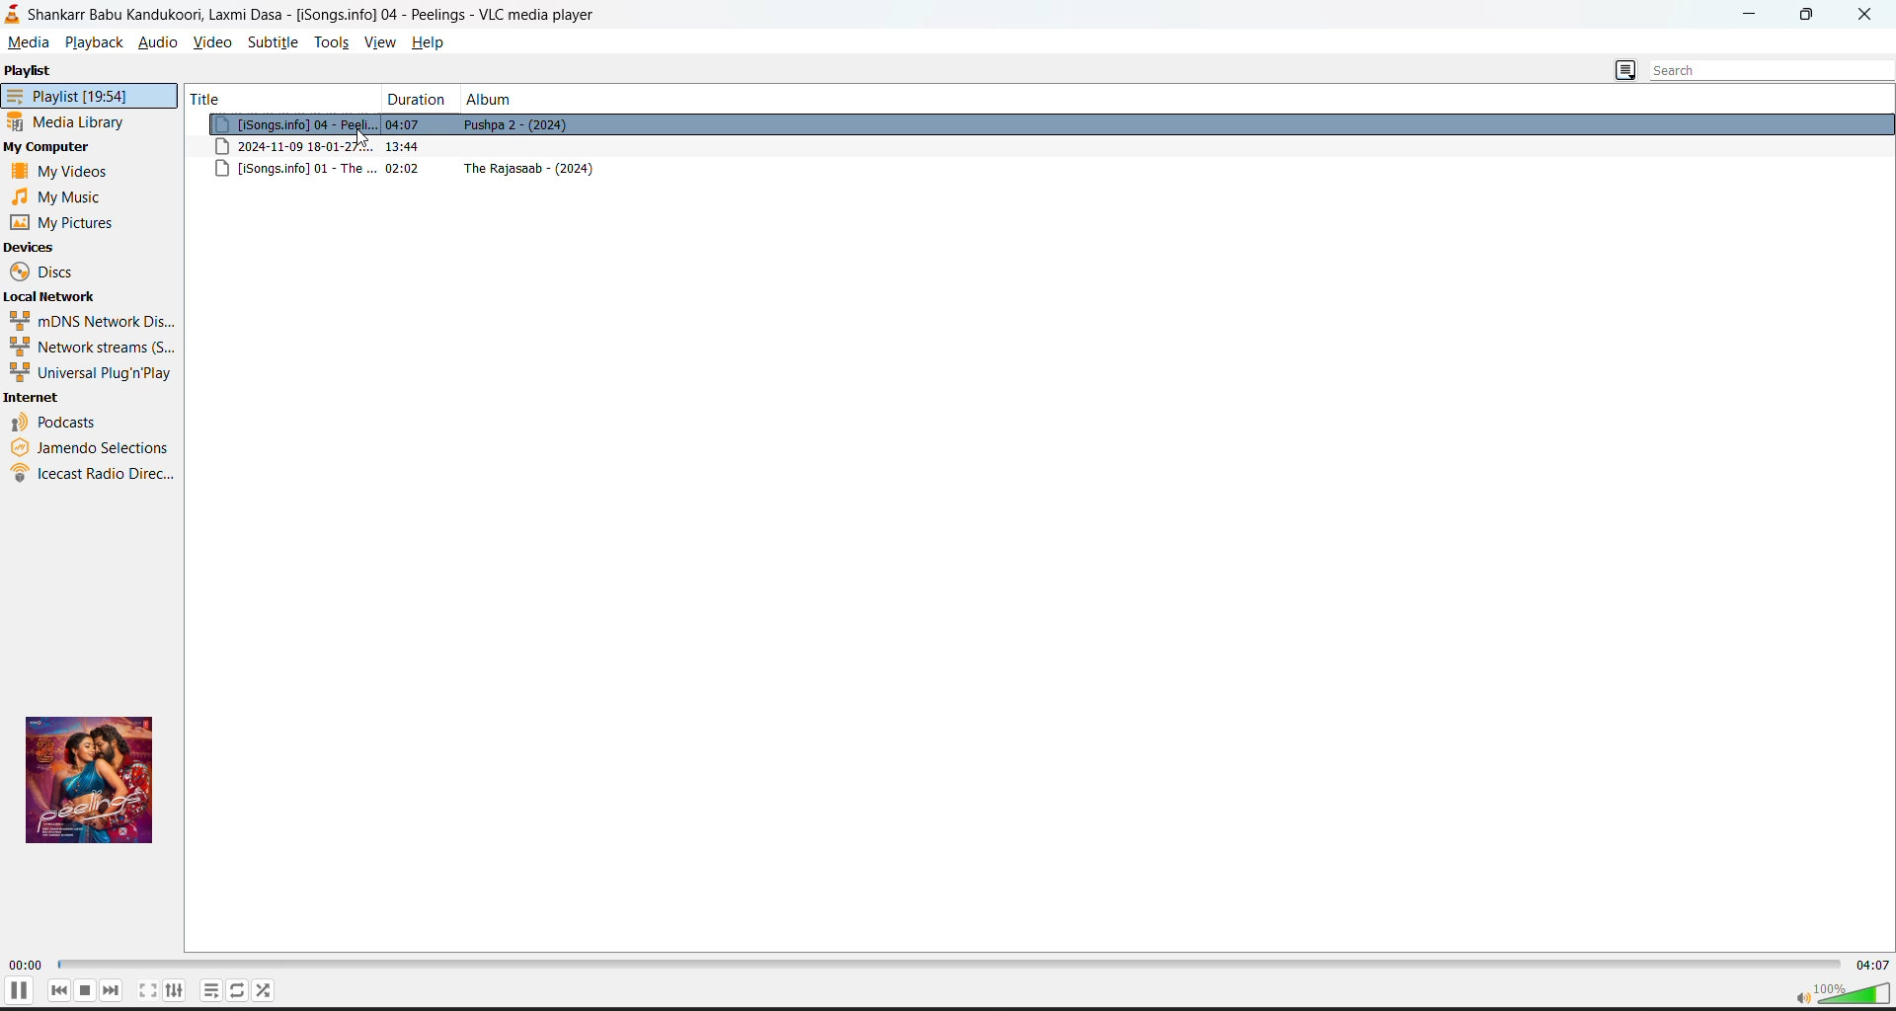 The width and height of the screenshot is (1896, 1011). Describe the element at coordinates (16, 17) in the screenshot. I see `vlc logo` at that location.